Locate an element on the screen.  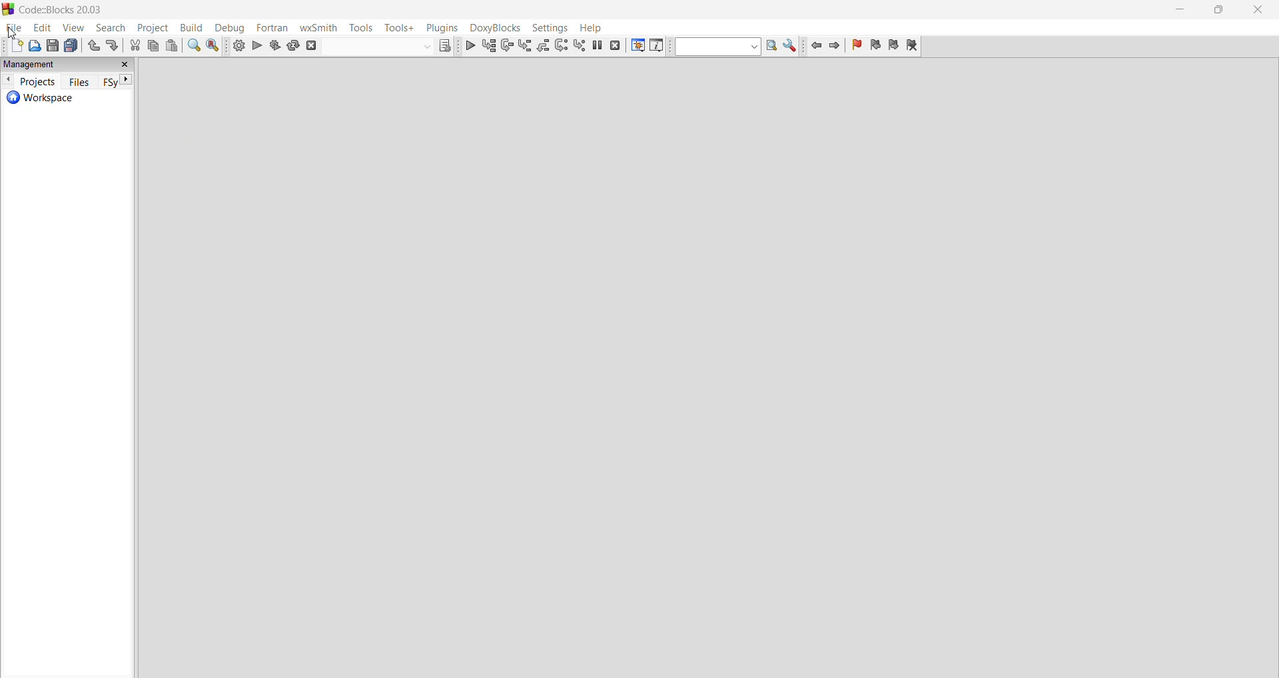
stop debugger is located at coordinates (615, 46).